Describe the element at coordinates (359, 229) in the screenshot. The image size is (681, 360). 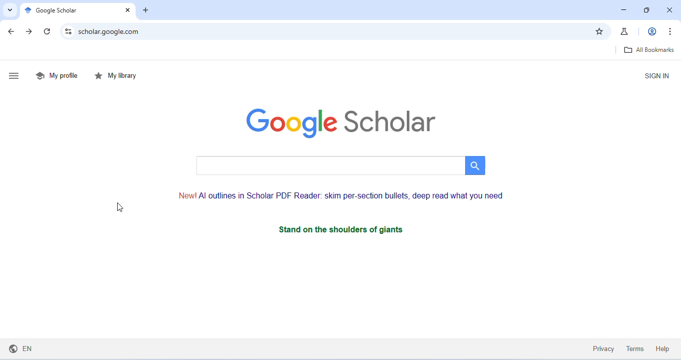
I see `stand on the shoulders of giants` at that location.